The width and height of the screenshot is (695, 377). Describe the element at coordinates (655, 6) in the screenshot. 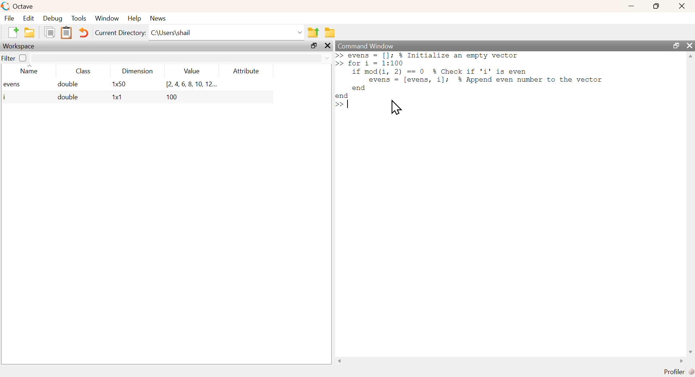

I see `maximize` at that location.